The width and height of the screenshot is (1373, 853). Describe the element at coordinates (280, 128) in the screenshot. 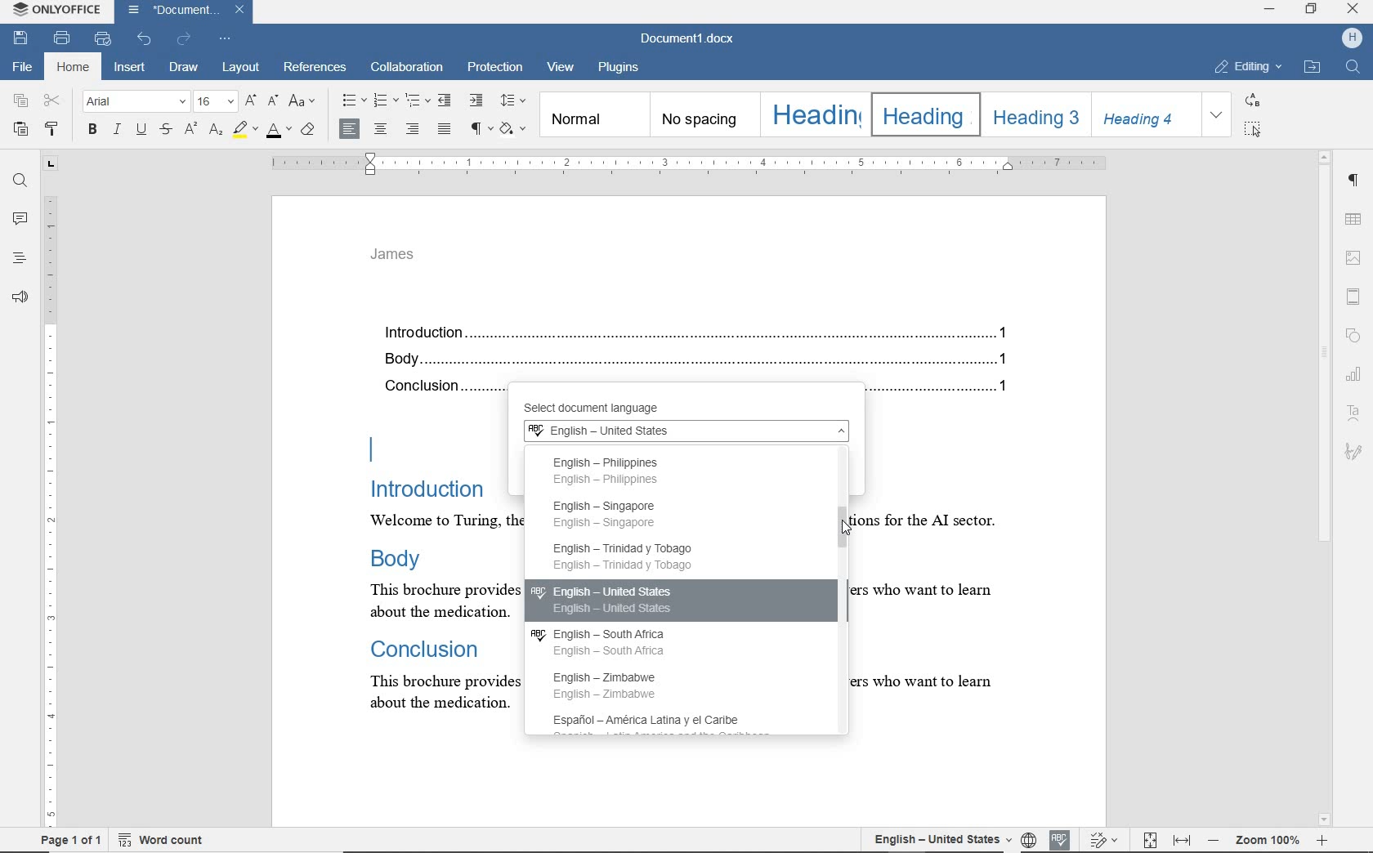

I see `font color` at that location.